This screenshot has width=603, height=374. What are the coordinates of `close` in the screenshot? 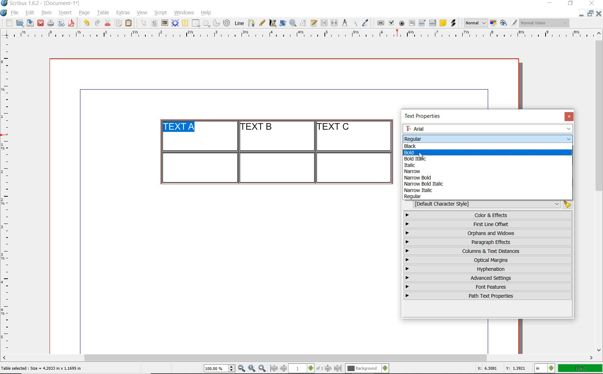 It's located at (569, 116).